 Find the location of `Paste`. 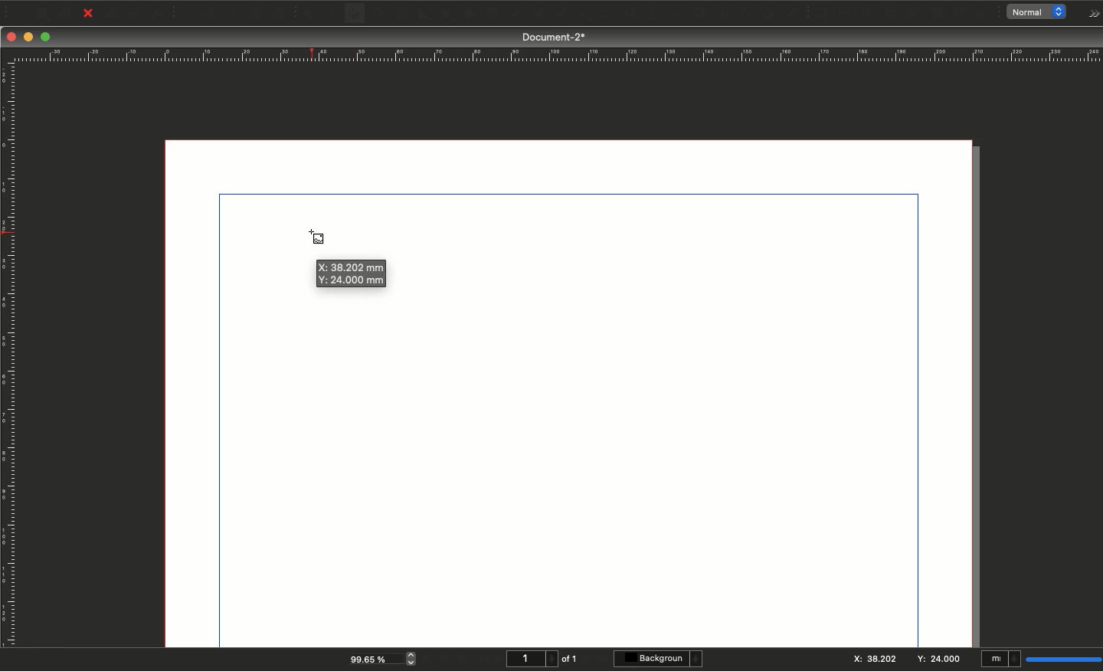

Paste is located at coordinates (284, 14).